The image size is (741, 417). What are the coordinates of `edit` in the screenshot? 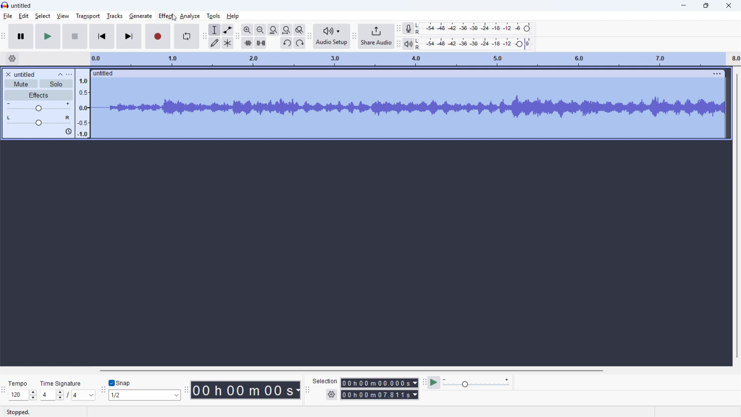 It's located at (24, 16).